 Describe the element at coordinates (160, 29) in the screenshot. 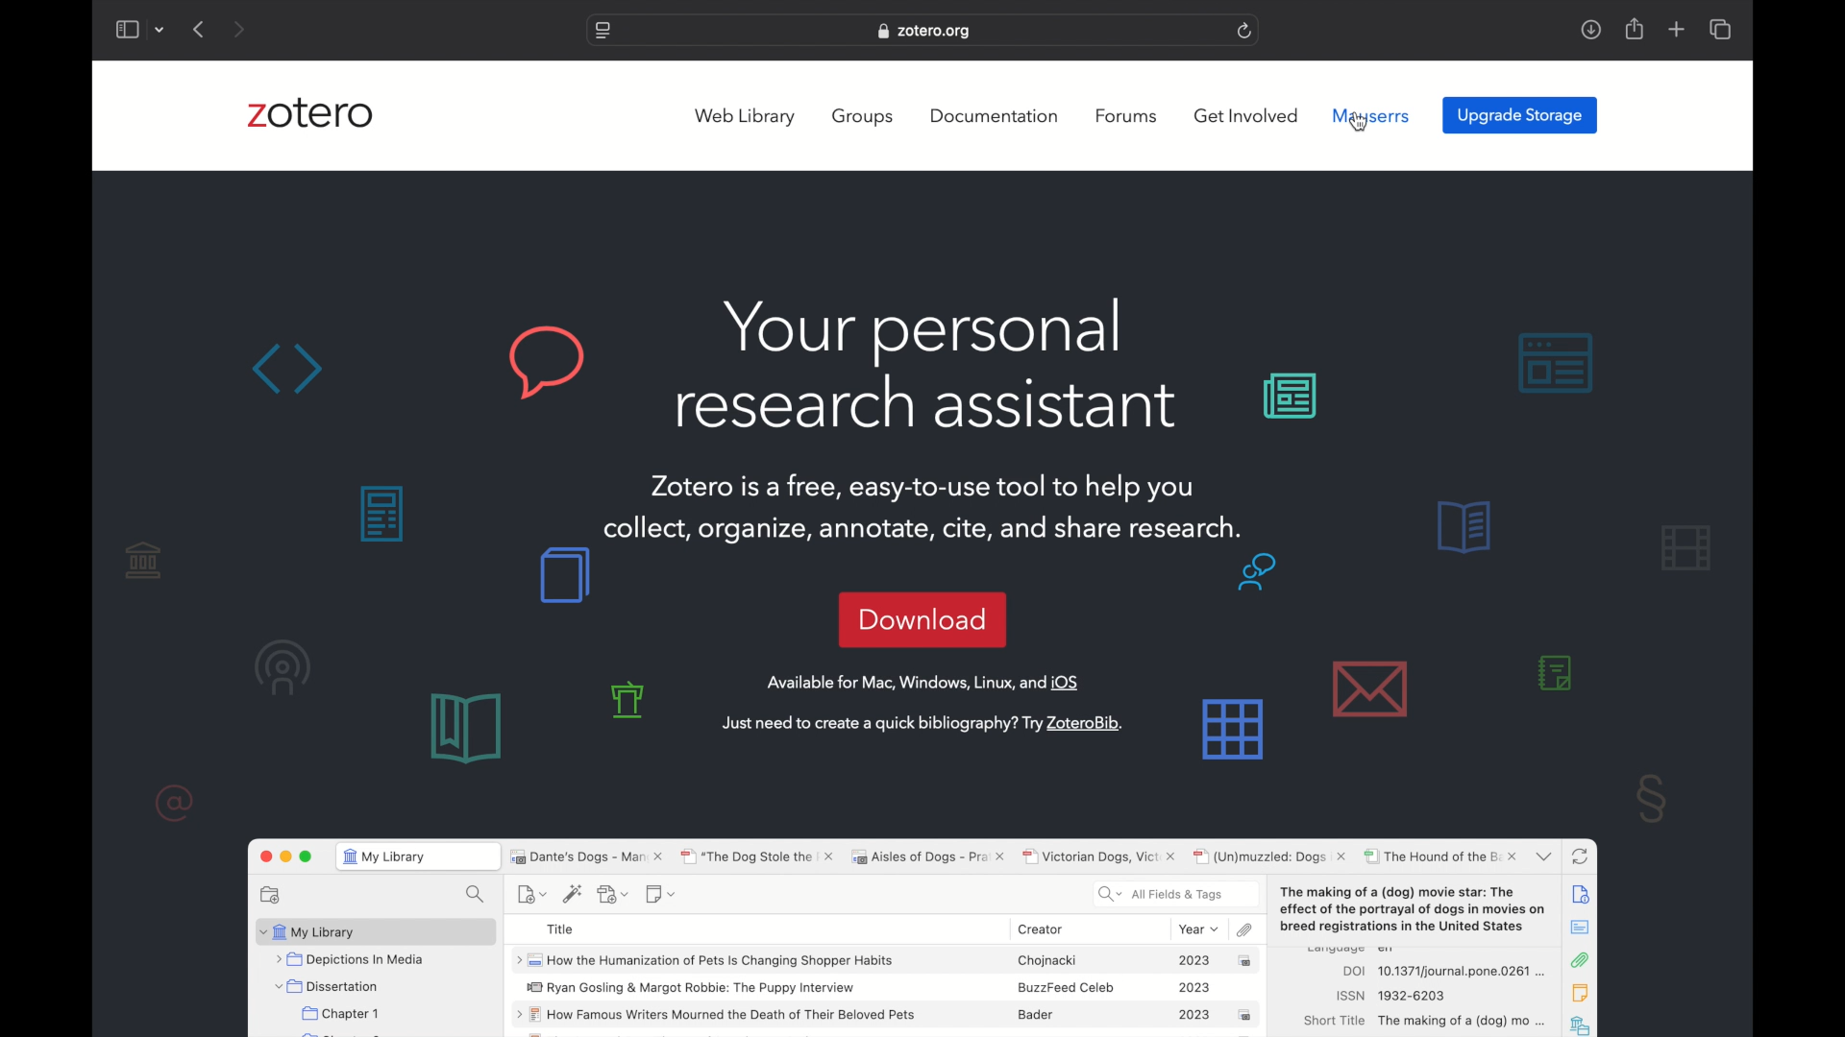

I see `dropdown` at that location.